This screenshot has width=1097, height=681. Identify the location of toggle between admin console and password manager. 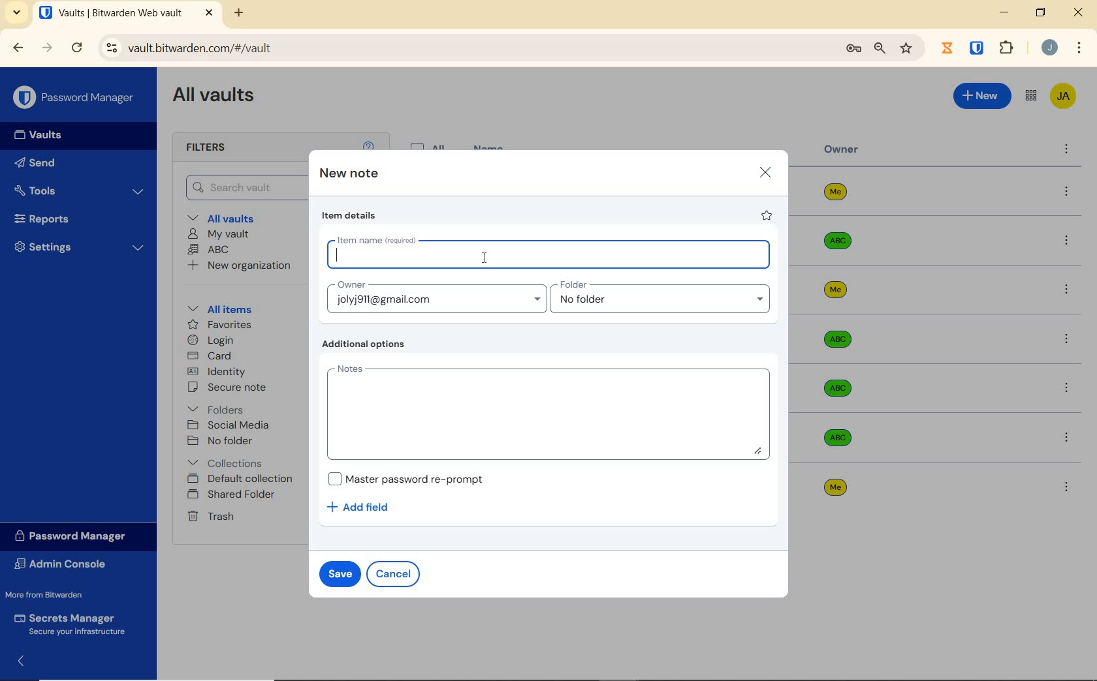
(1030, 96).